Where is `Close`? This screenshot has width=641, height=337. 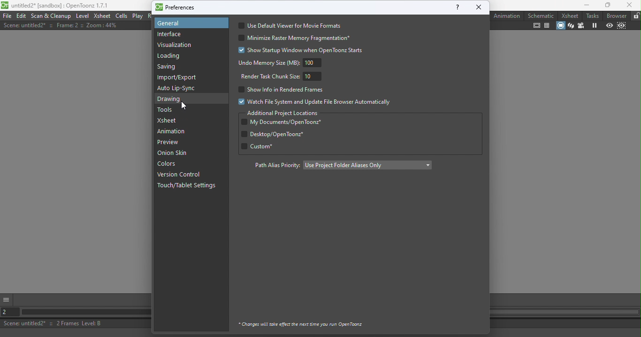
Close is located at coordinates (629, 5).